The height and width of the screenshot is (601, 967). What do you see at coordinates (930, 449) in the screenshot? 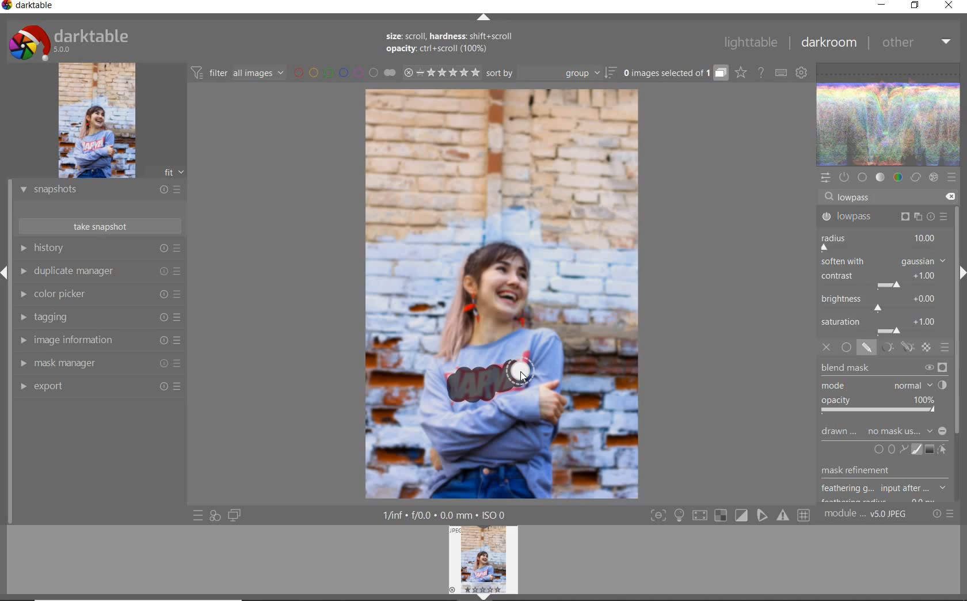
I see `add gradient` at bounding box center [930, 449].